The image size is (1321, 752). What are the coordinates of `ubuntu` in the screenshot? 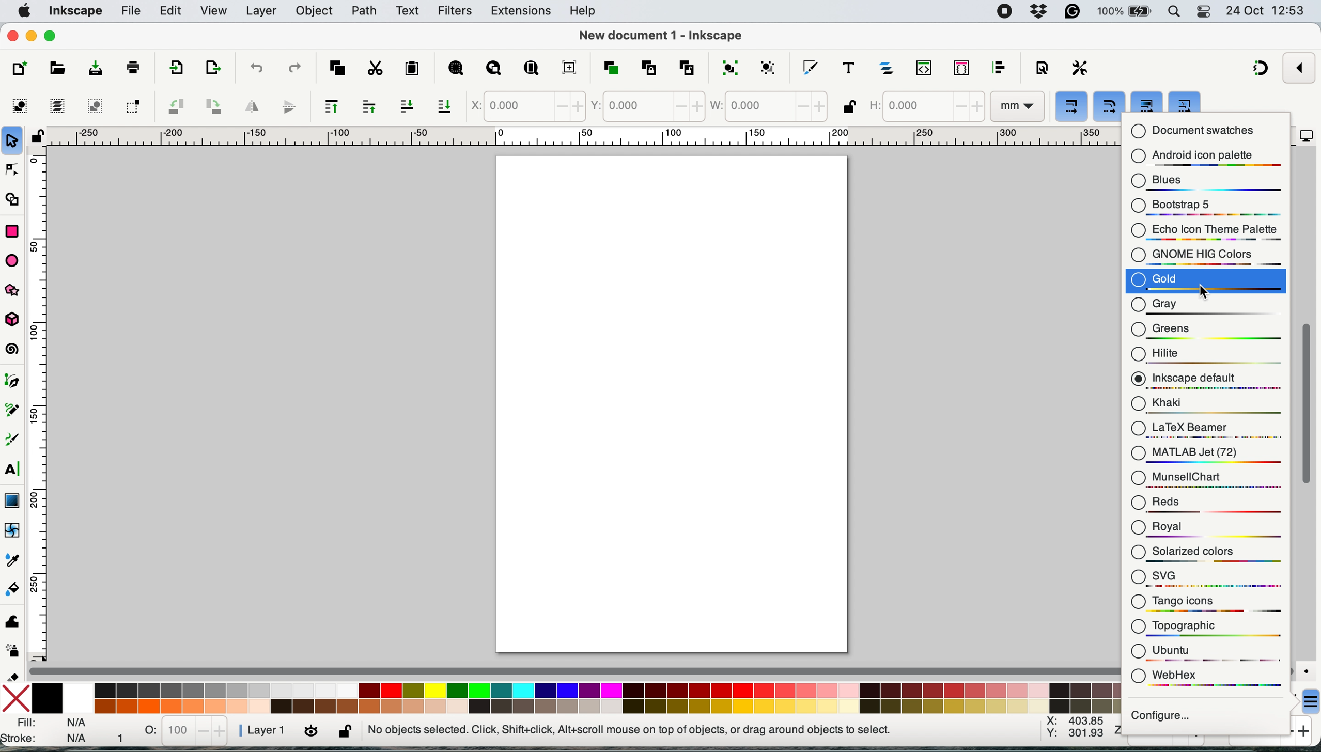 It's located at (1209, 654).